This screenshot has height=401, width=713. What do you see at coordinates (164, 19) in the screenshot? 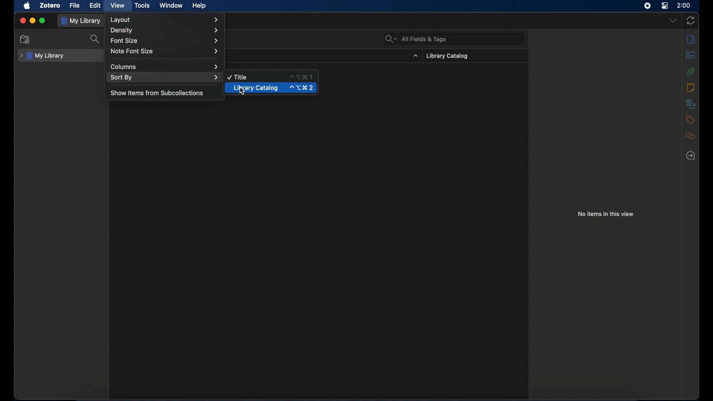
I see `layout` at bounding box center [164, 19].